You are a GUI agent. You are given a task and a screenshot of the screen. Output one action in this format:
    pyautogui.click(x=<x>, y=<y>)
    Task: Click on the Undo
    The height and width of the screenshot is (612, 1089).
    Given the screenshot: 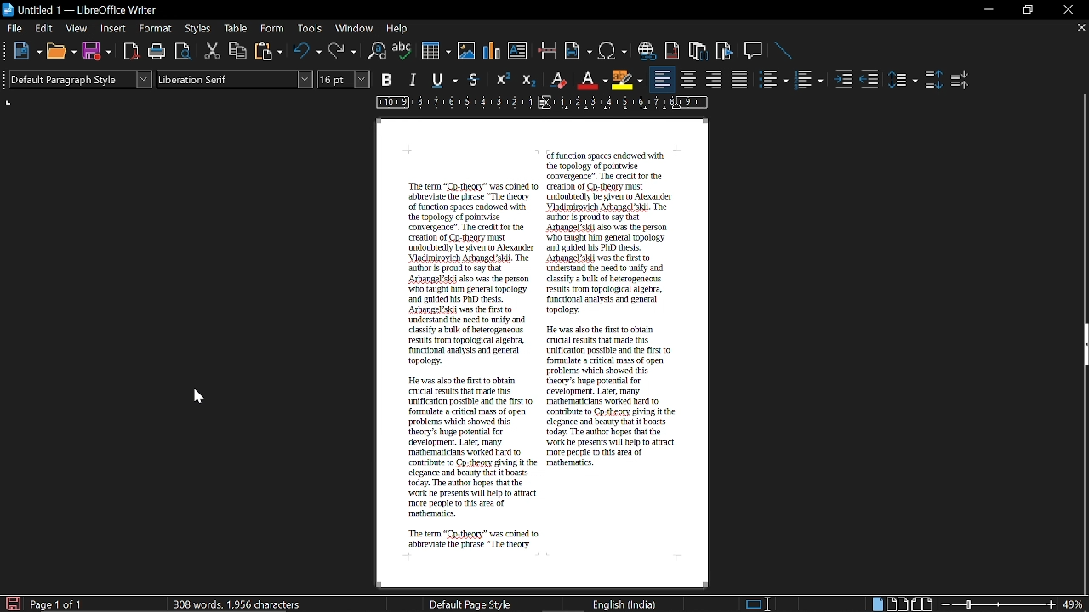 What is the action you would take?
    pyautogui.click(x=308, y=51)
    